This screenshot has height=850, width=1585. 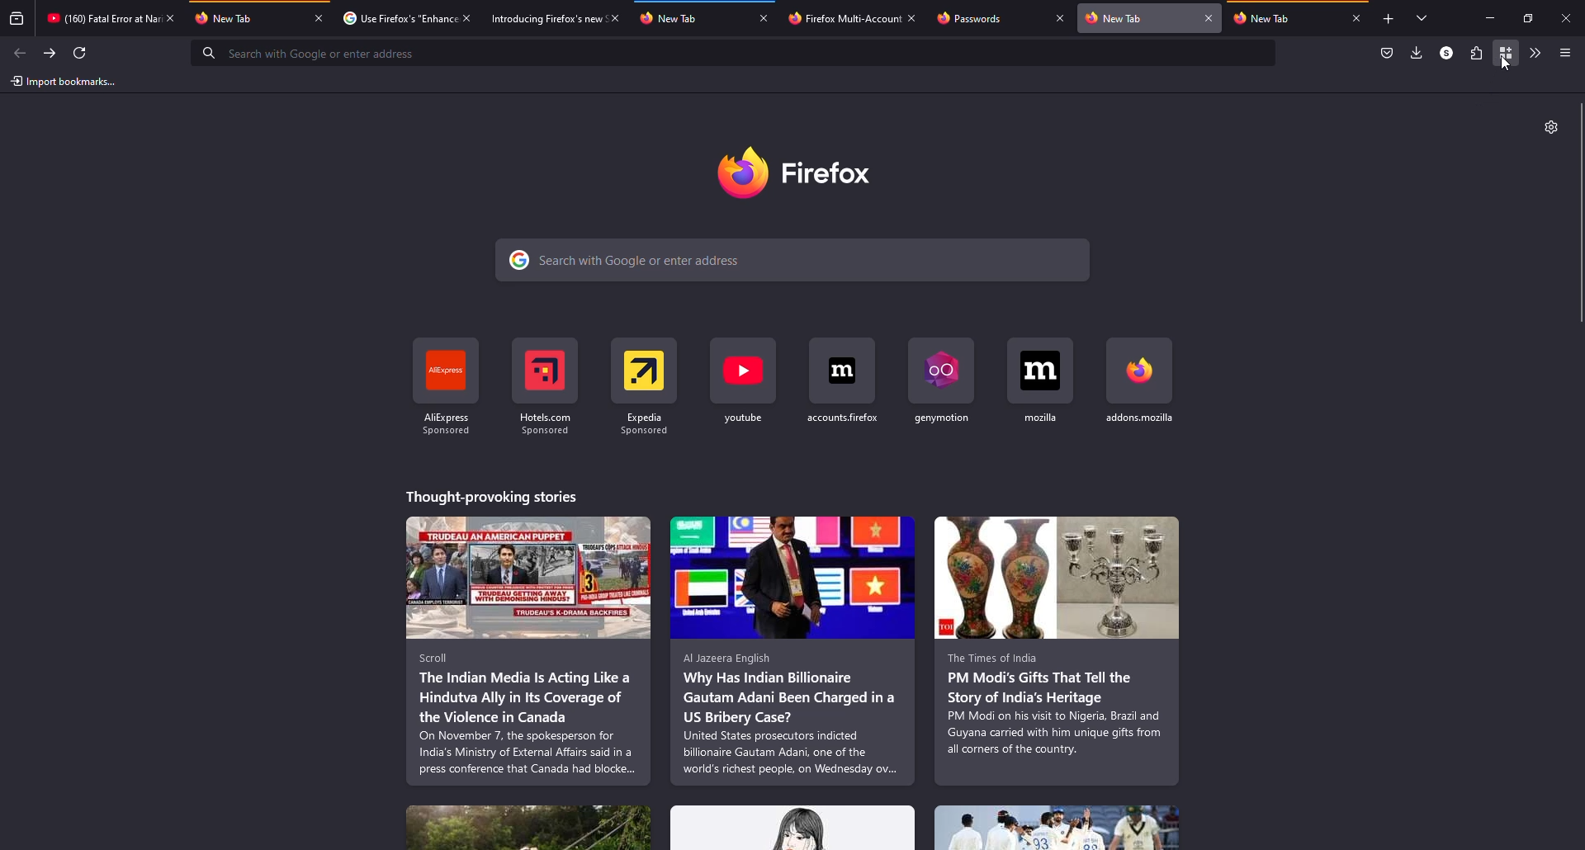 What do you see at coordinates (1417, 54) in the screenshot?
I see `downloads` at bounding box center [1417, 54].